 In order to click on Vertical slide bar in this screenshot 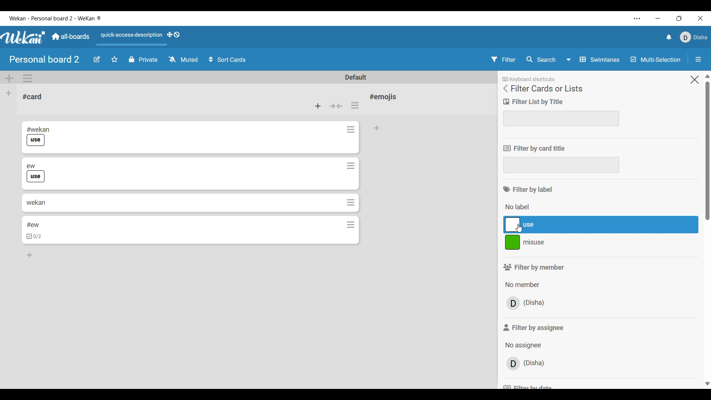, I will do `click(707, 231)`.